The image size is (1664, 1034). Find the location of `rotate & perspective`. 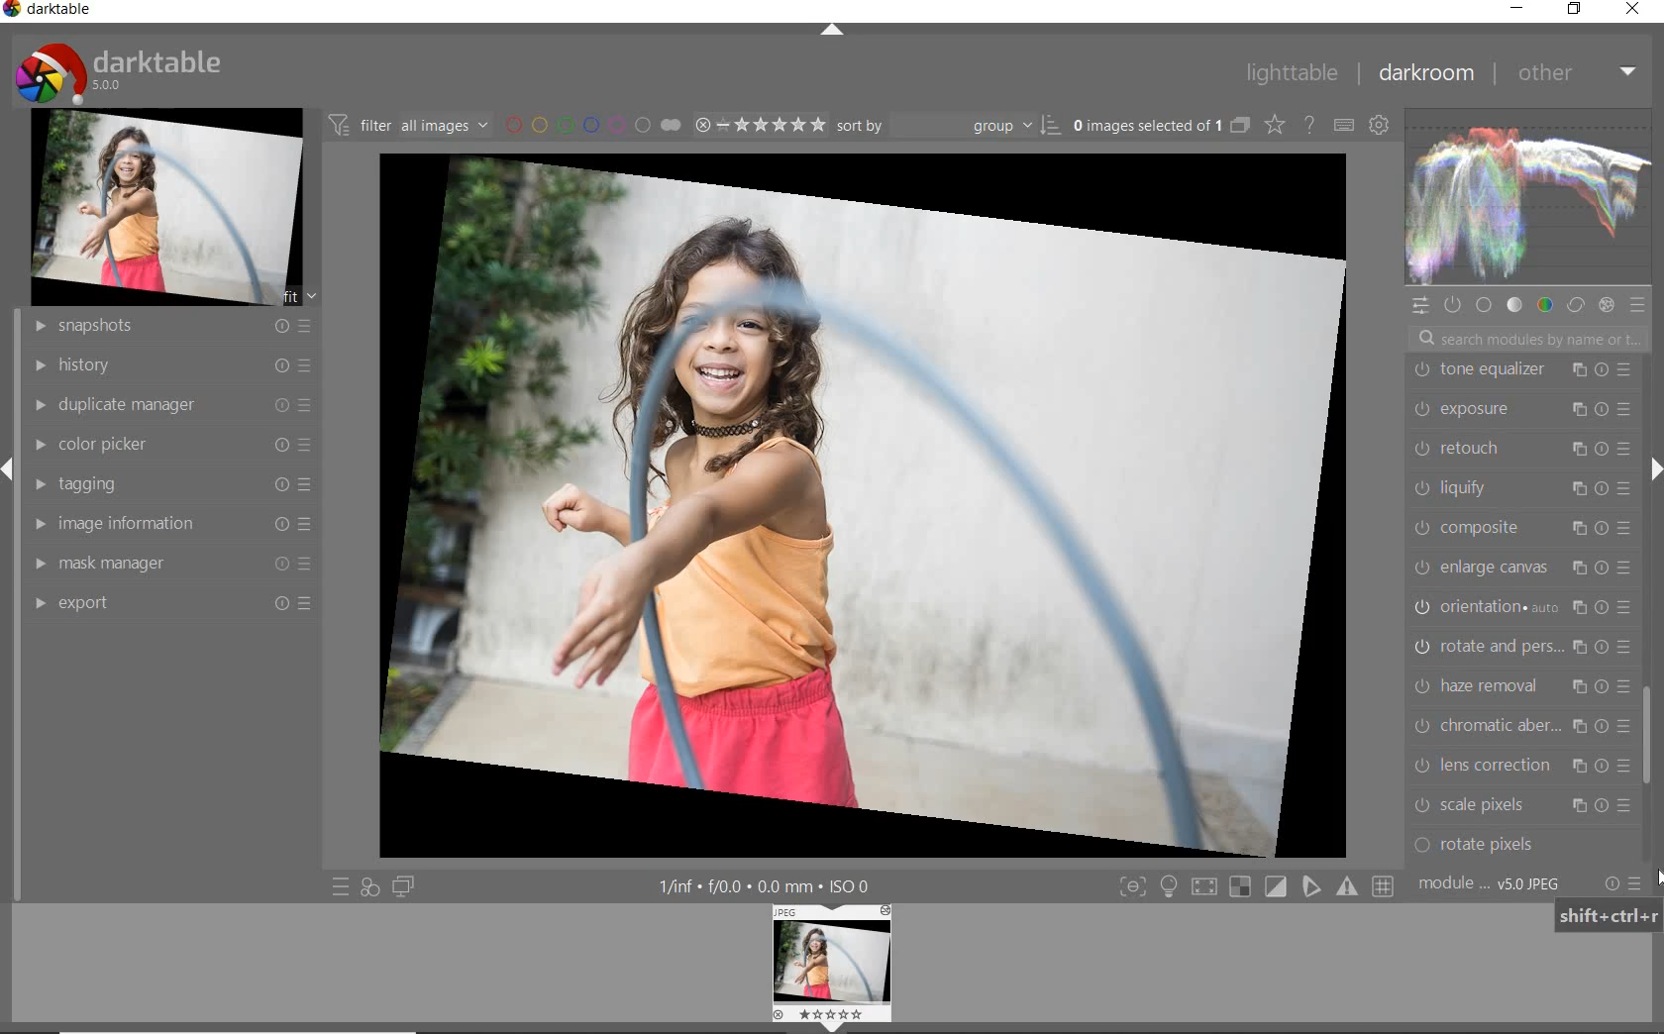

rotate & perspective is located at coordinates (1521, 645).